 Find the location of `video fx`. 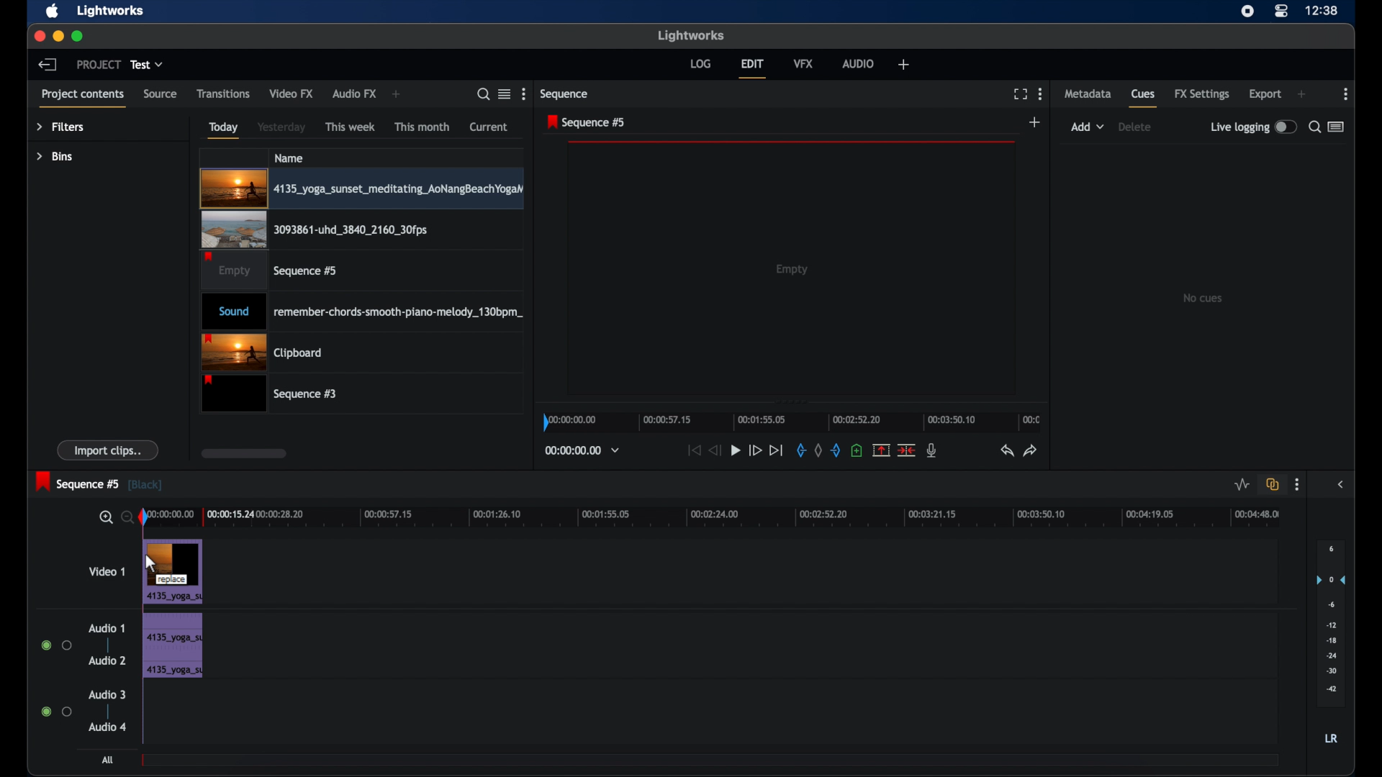

video fx is located at coordinates (292, 94).